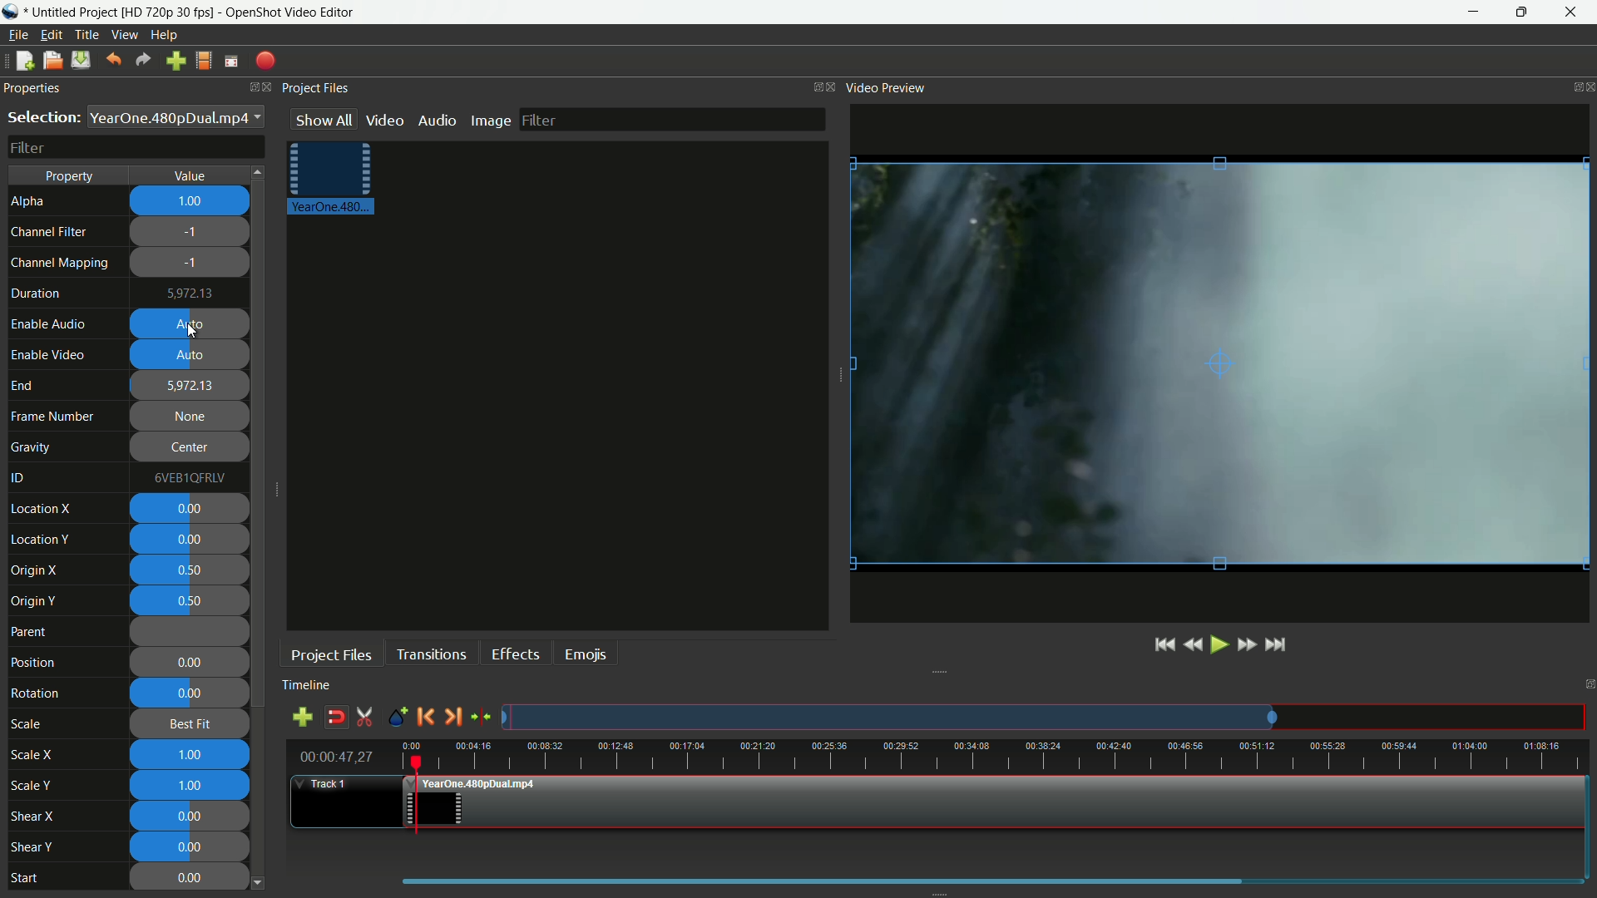 Image resolution: width=1597 pixels, height=898 pixels. Describe the element at coordinates (190, 787) in the screenshot. I see `1.00` at that location.